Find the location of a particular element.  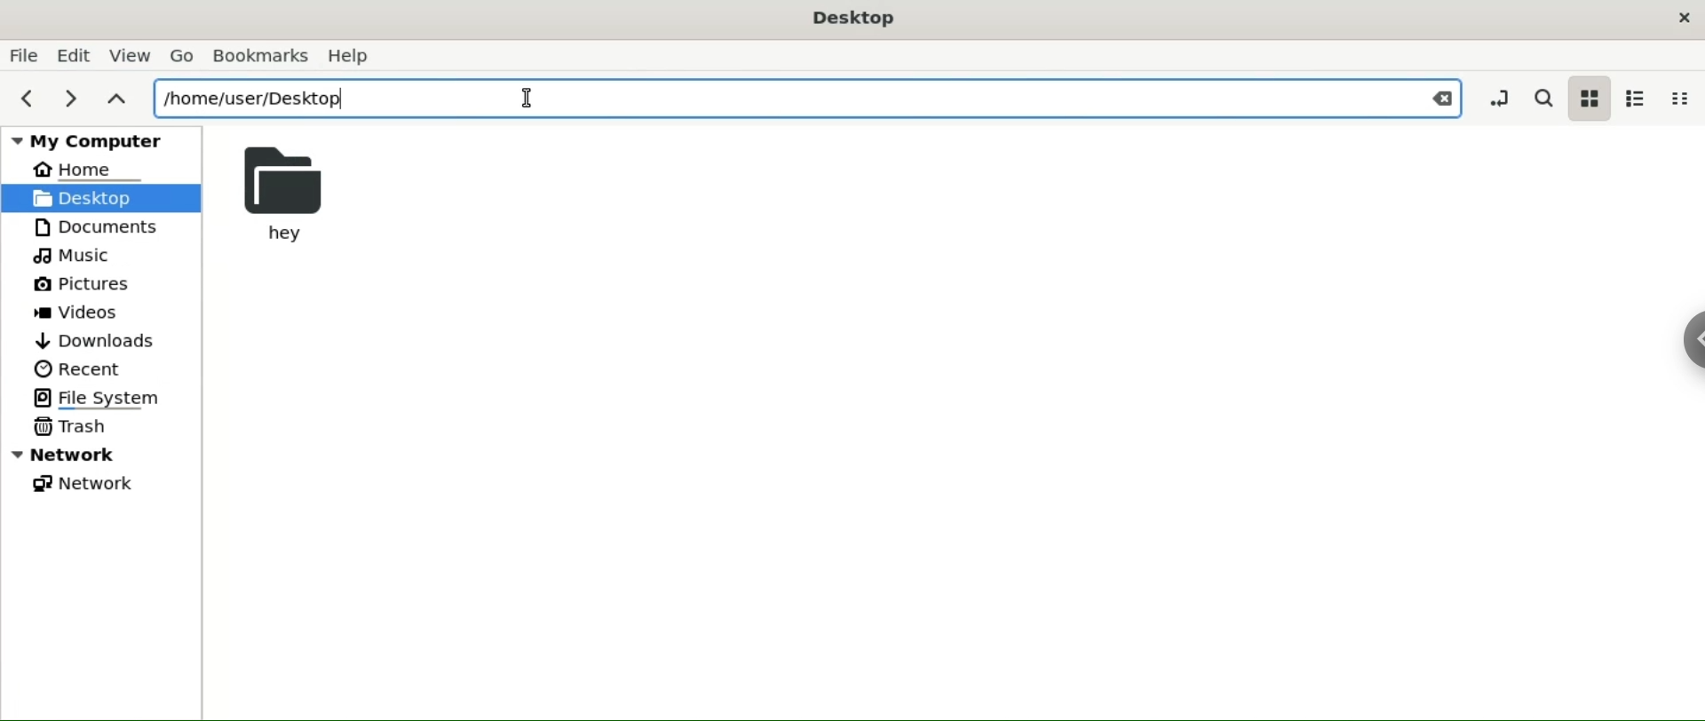

location is located at coordinates (807, 98).